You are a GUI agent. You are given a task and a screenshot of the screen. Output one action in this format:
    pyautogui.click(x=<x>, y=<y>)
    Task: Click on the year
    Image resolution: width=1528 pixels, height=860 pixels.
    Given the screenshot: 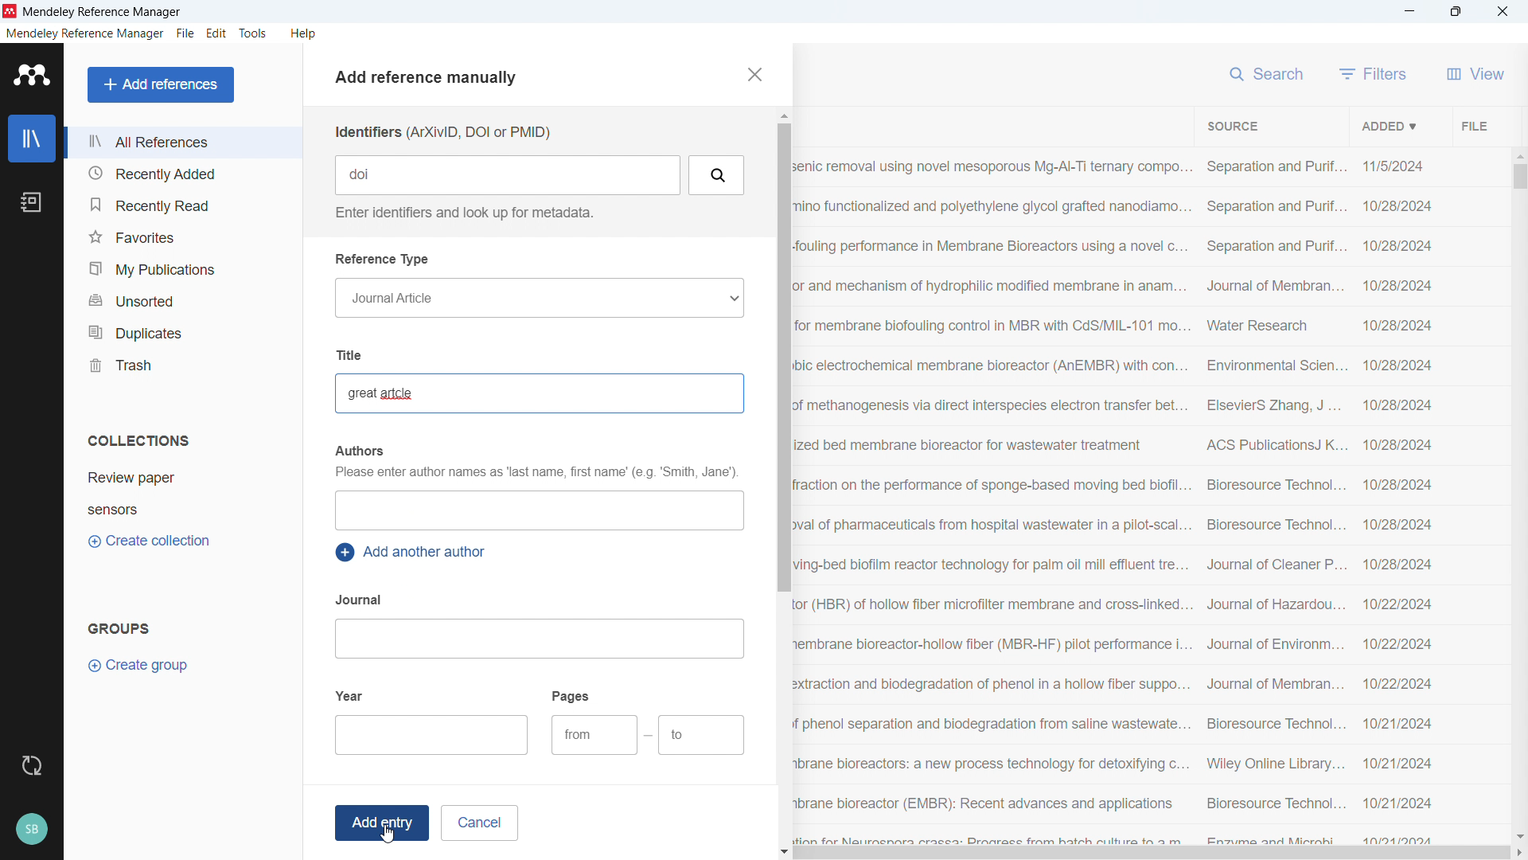 What is the action you would take?
    pyautogui.click(x=350, y=694)
    